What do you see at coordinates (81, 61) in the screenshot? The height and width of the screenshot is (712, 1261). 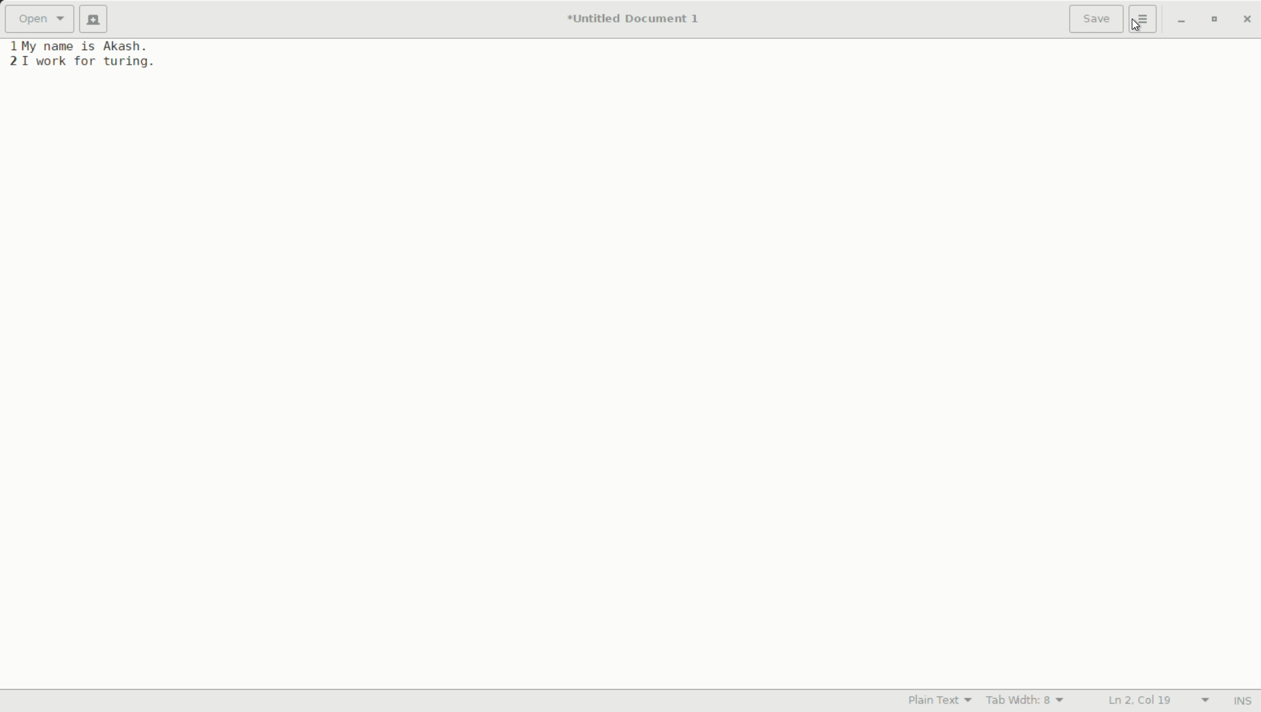 I see `2 I work for turing.` at bounding box center [81, 61].